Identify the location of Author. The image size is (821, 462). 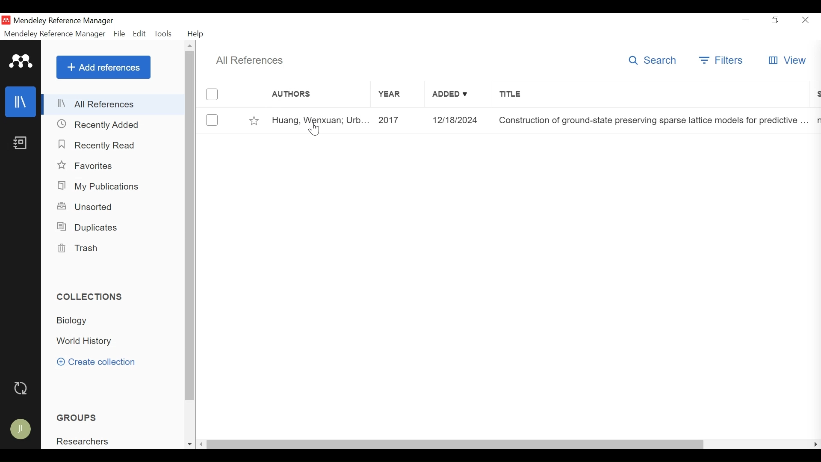
(320, 95).